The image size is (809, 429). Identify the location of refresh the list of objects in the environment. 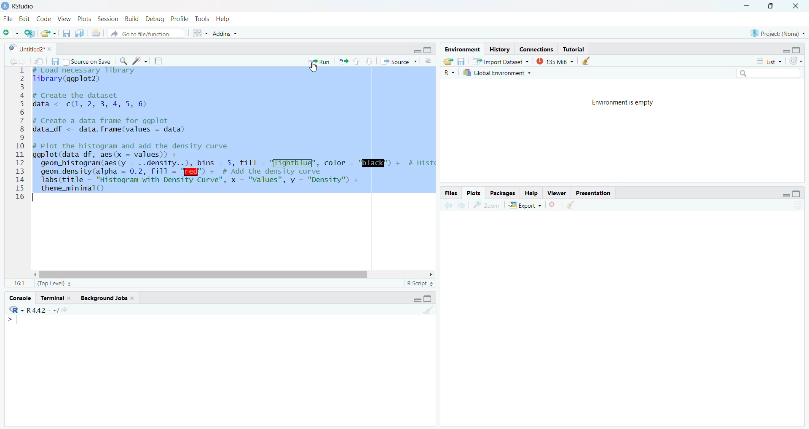
(797, 61).